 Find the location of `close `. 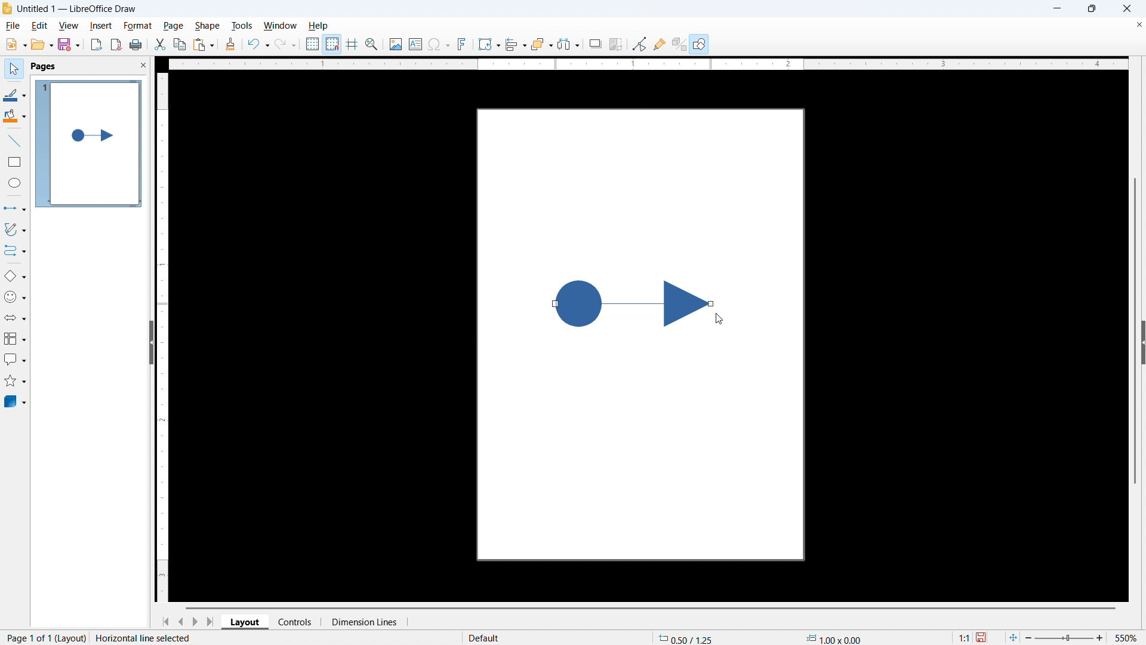

close  is located at coordinates (1126, 8).